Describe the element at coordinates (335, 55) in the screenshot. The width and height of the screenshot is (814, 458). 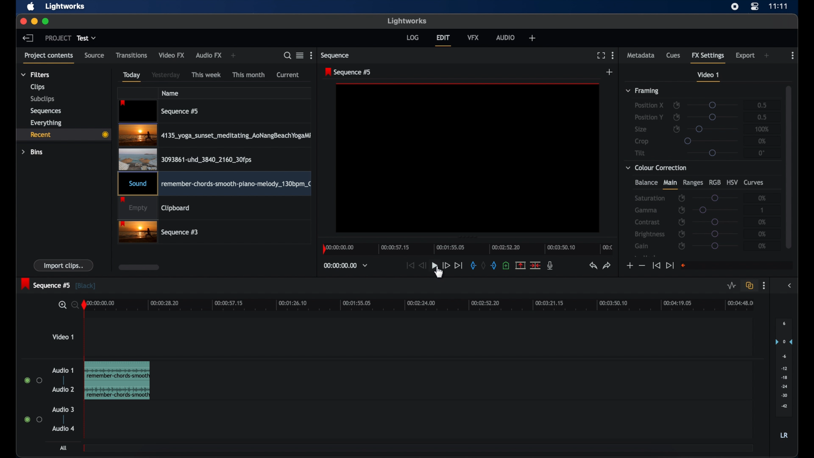
I see `sequence` at that location.